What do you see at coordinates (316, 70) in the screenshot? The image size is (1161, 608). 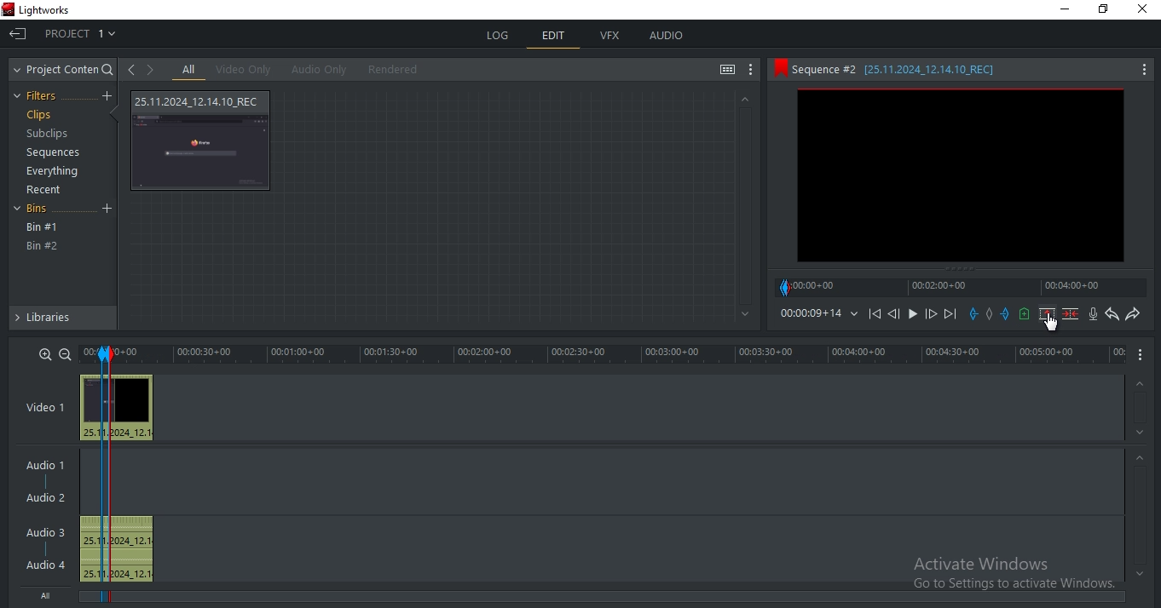 I see `audio only` at bounding box center [316, 70].